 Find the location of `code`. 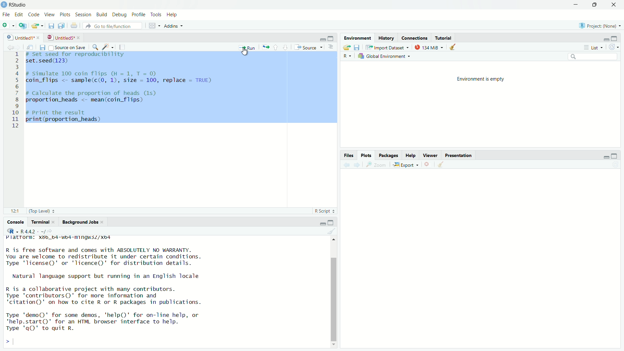

code is located at coordinates (34, 14).